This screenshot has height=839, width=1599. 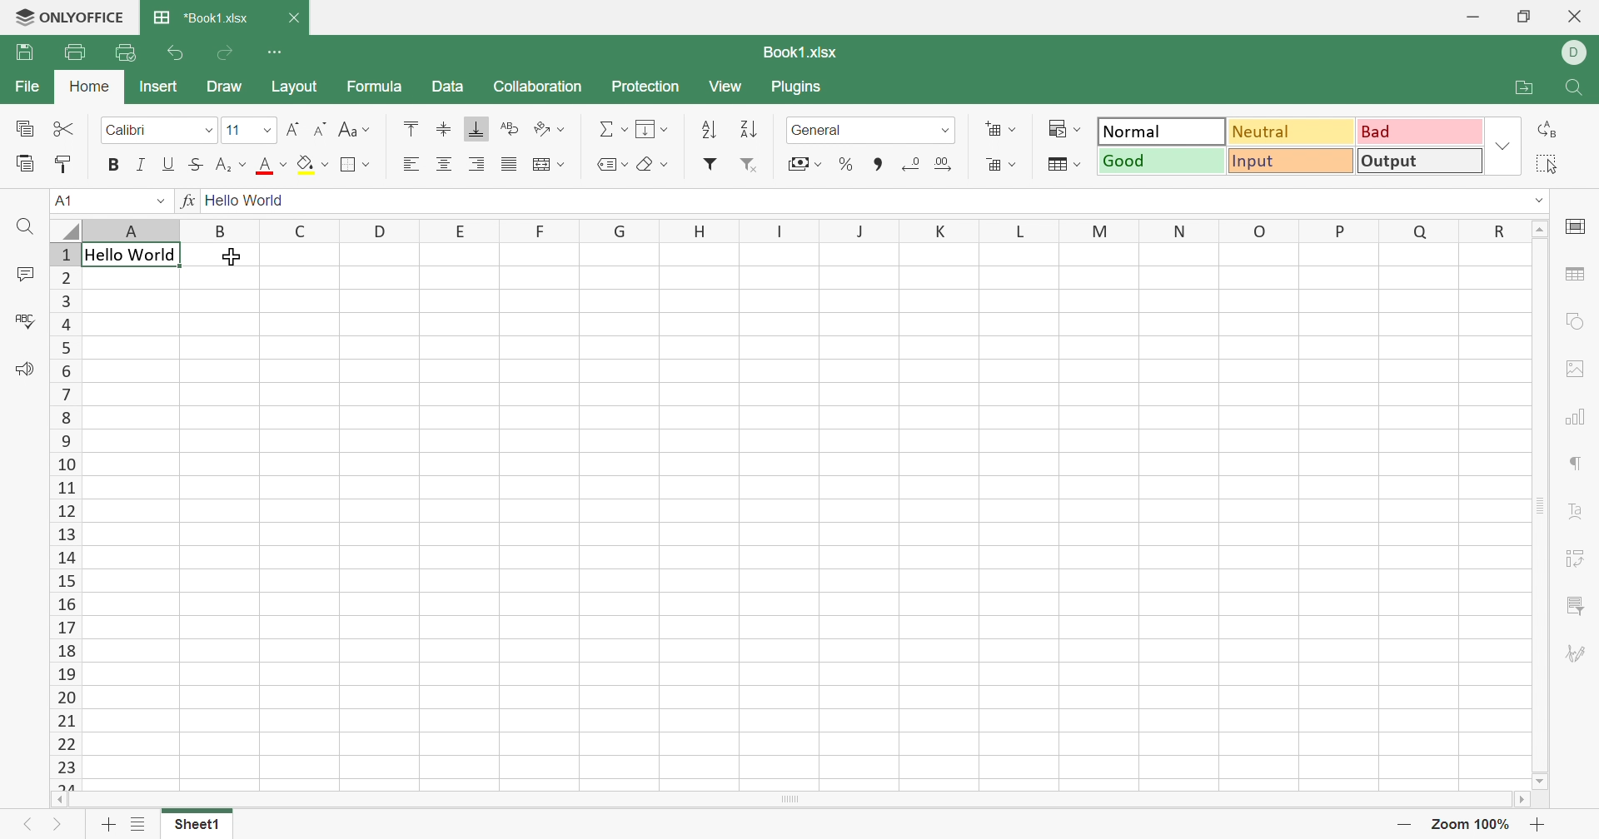 I want to click on Formula, so click(x=372, y=88).